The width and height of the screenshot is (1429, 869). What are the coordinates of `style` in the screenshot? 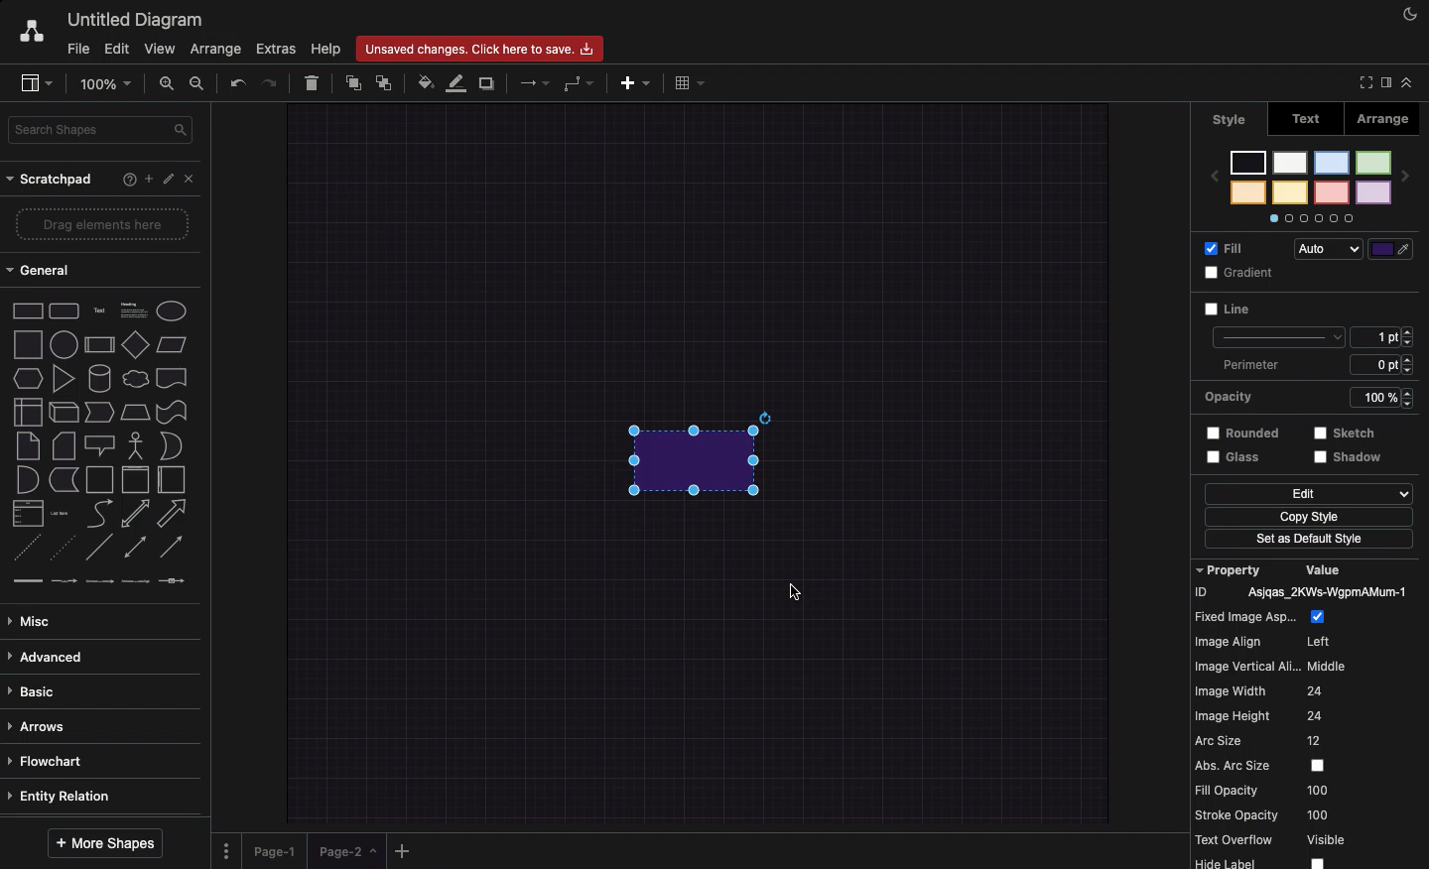 It's located at (1230, 119).